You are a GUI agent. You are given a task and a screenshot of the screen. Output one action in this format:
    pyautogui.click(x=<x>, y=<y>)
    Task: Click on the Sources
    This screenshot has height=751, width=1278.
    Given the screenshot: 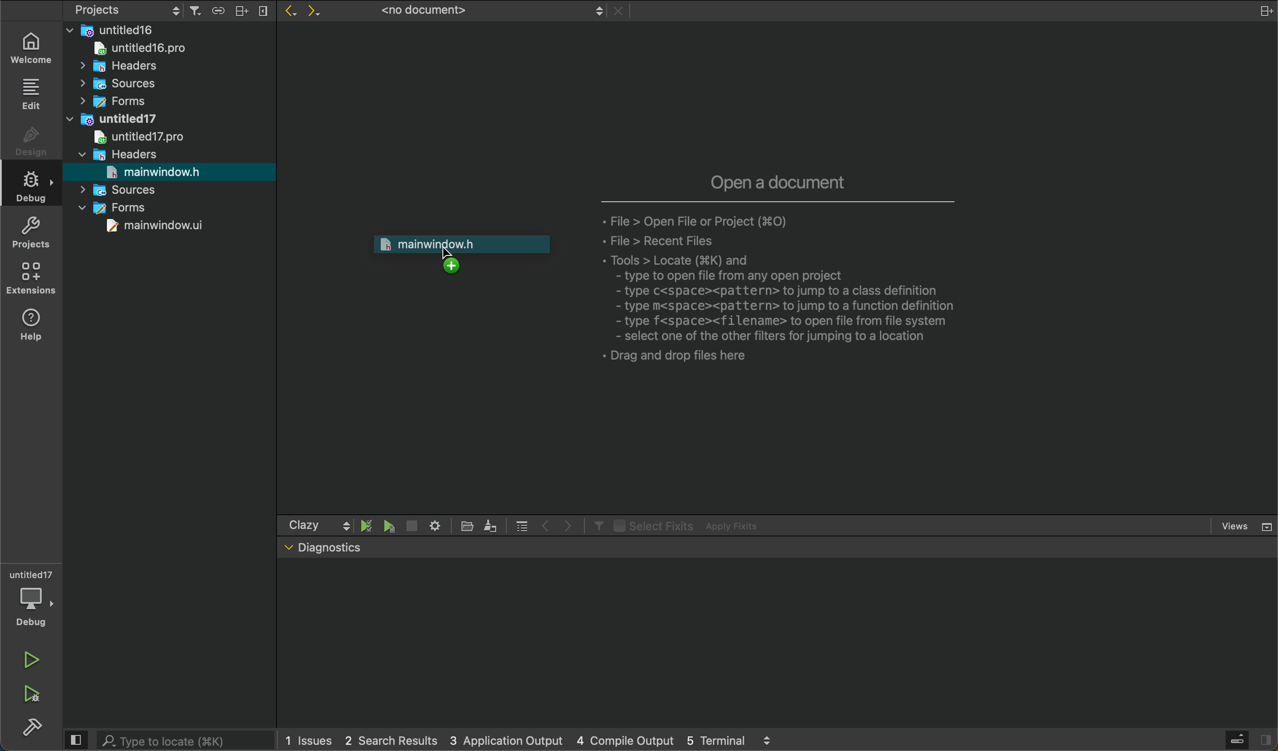 What is the action you would take?
    pyautogui.click(x=122, y=190)
    